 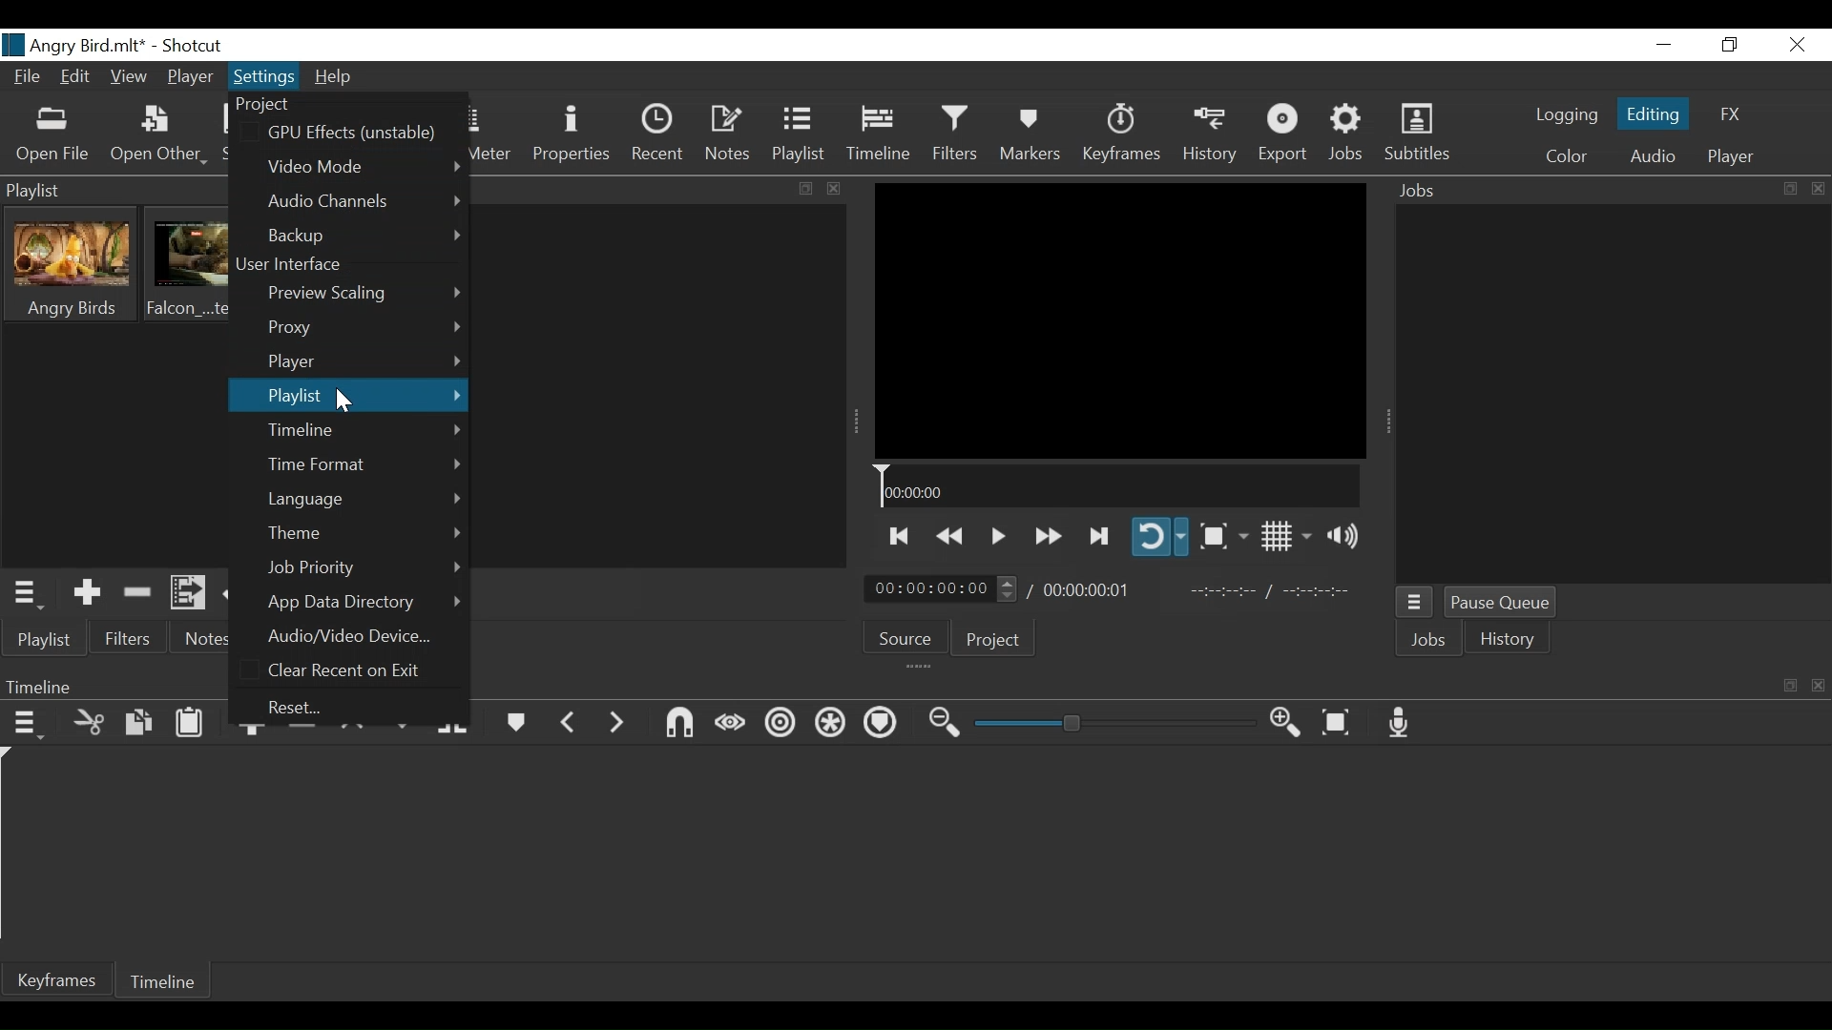 I want to click on minimize, so click(x=1665, y=46).